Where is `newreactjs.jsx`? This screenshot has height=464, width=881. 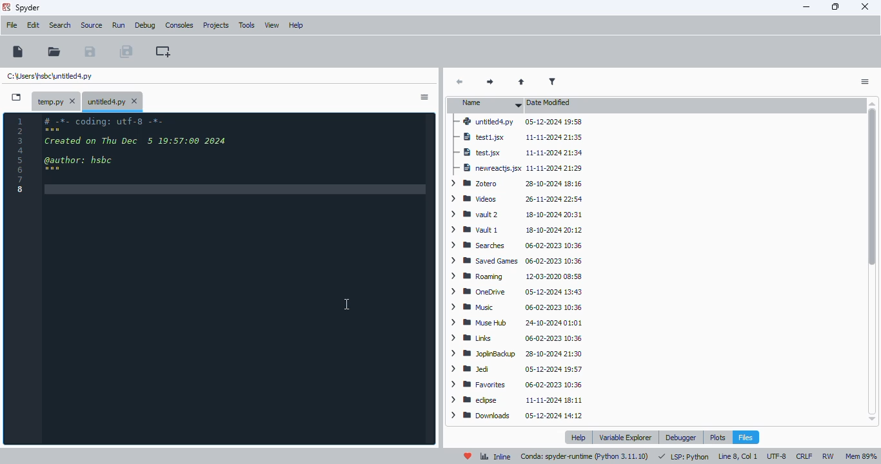
newreactjs.jsx is located at coordinates (488, 168).